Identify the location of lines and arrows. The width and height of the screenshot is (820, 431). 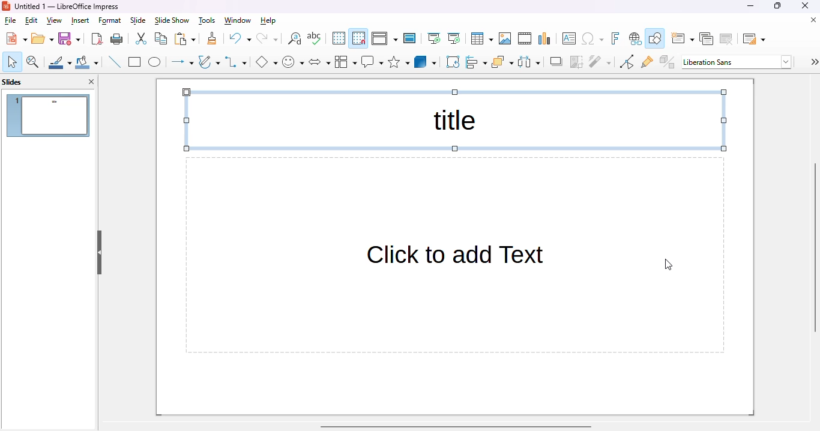
(181, 62).